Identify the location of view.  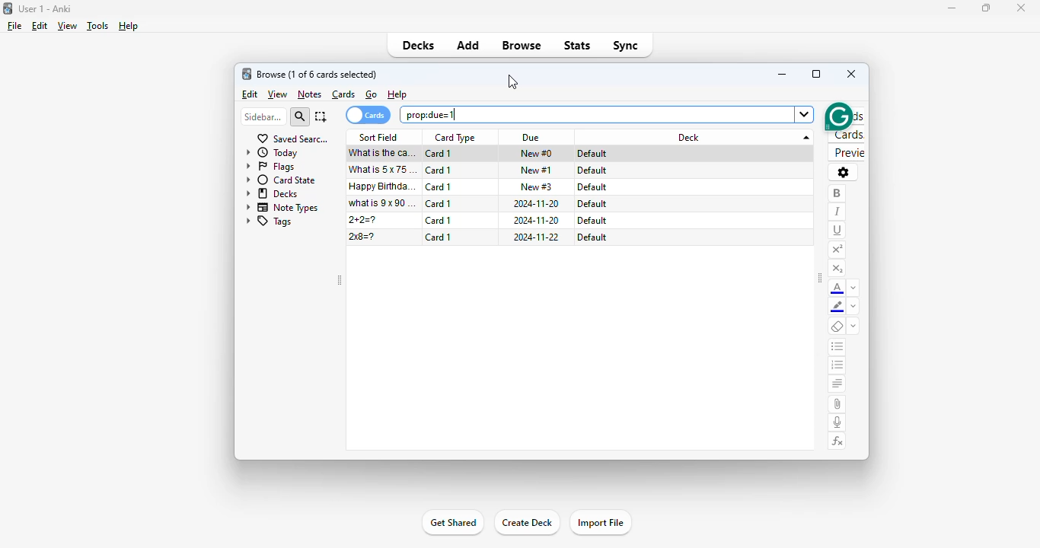
(278, 94).